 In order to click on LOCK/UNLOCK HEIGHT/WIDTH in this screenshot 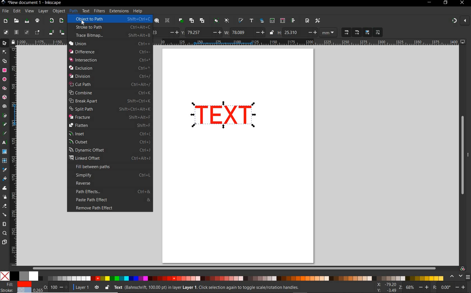, I will do `click(272, 33)`.